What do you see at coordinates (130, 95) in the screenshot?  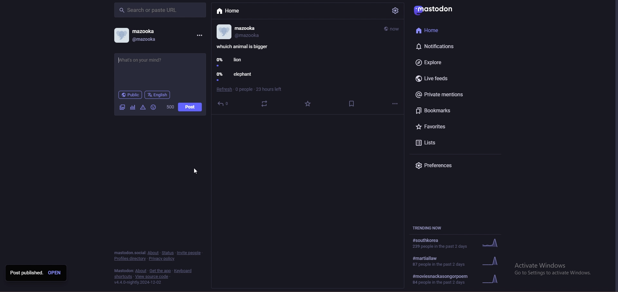 I see `public` at bounding box center [130, 95].